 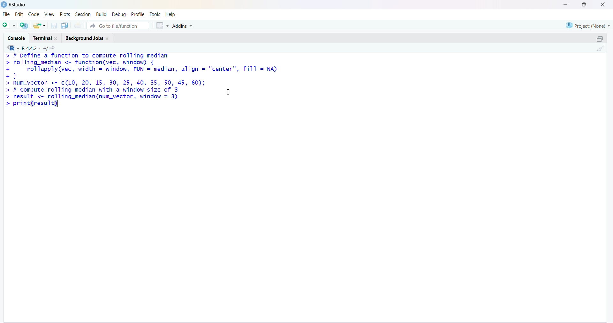 What do you see at coordinates (118, 15) in the screenshot?
I see `debug` at bounding box center [118, 15].